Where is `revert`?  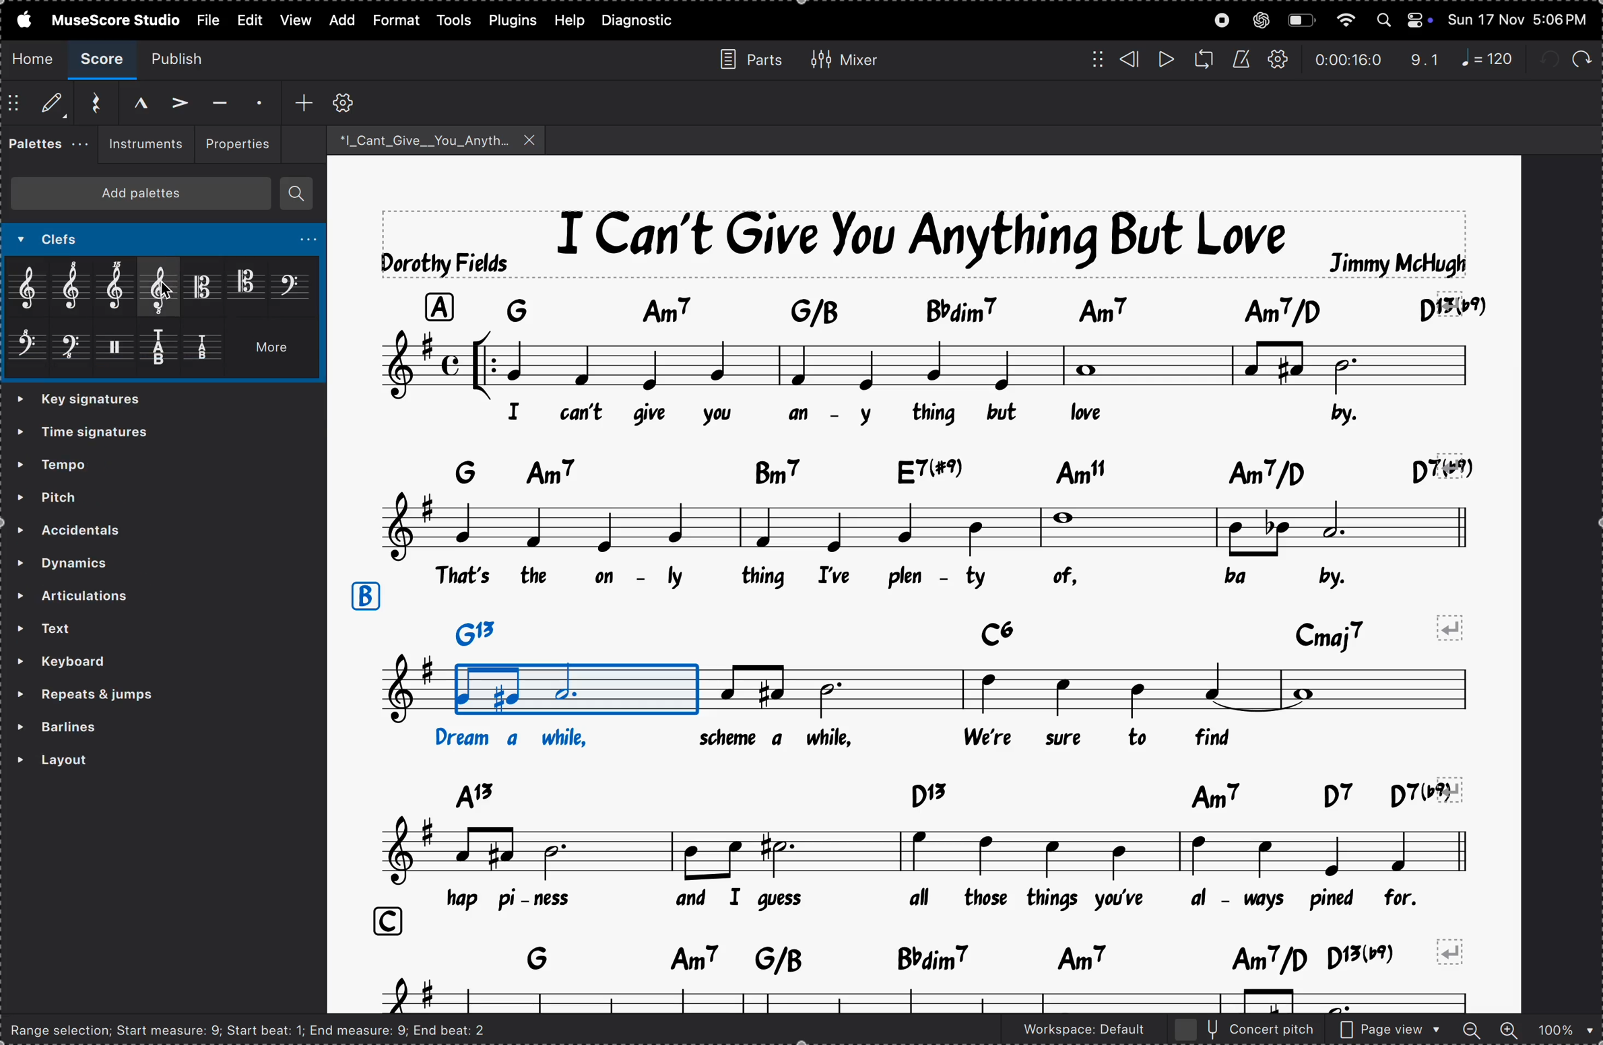 revert is located at coordinates (1454, 951).